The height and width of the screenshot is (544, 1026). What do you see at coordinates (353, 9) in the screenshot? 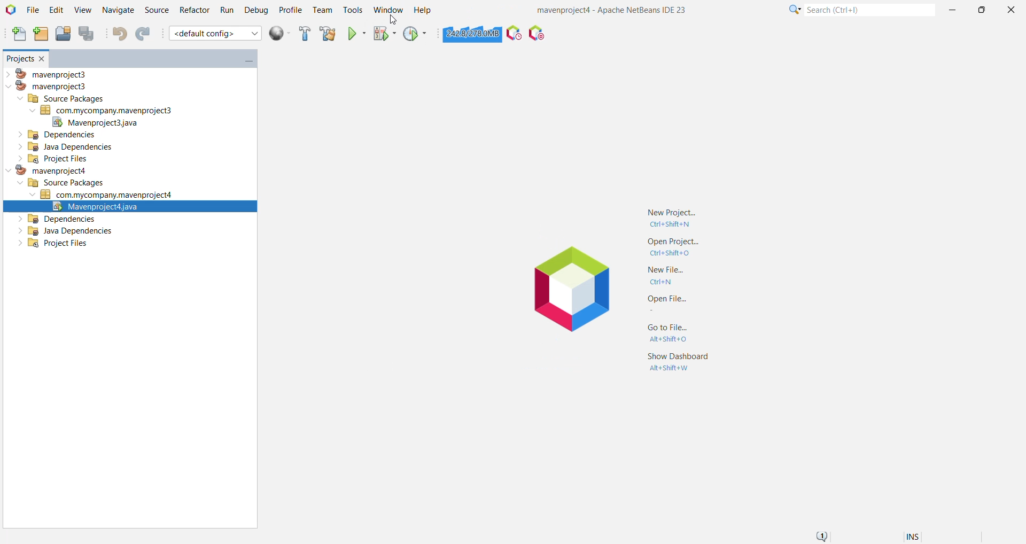
I see `Tools` at bounding box center [353, 9].